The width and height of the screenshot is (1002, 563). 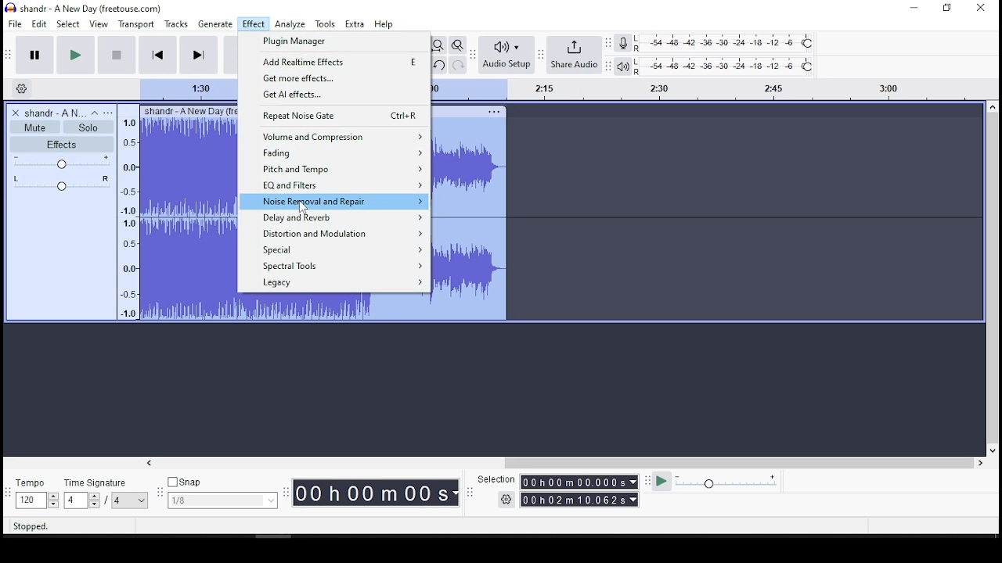 What do you see at coordinates (34, 526) in the screenshot?
I see `Stopped` at bounding box center [34, 526].